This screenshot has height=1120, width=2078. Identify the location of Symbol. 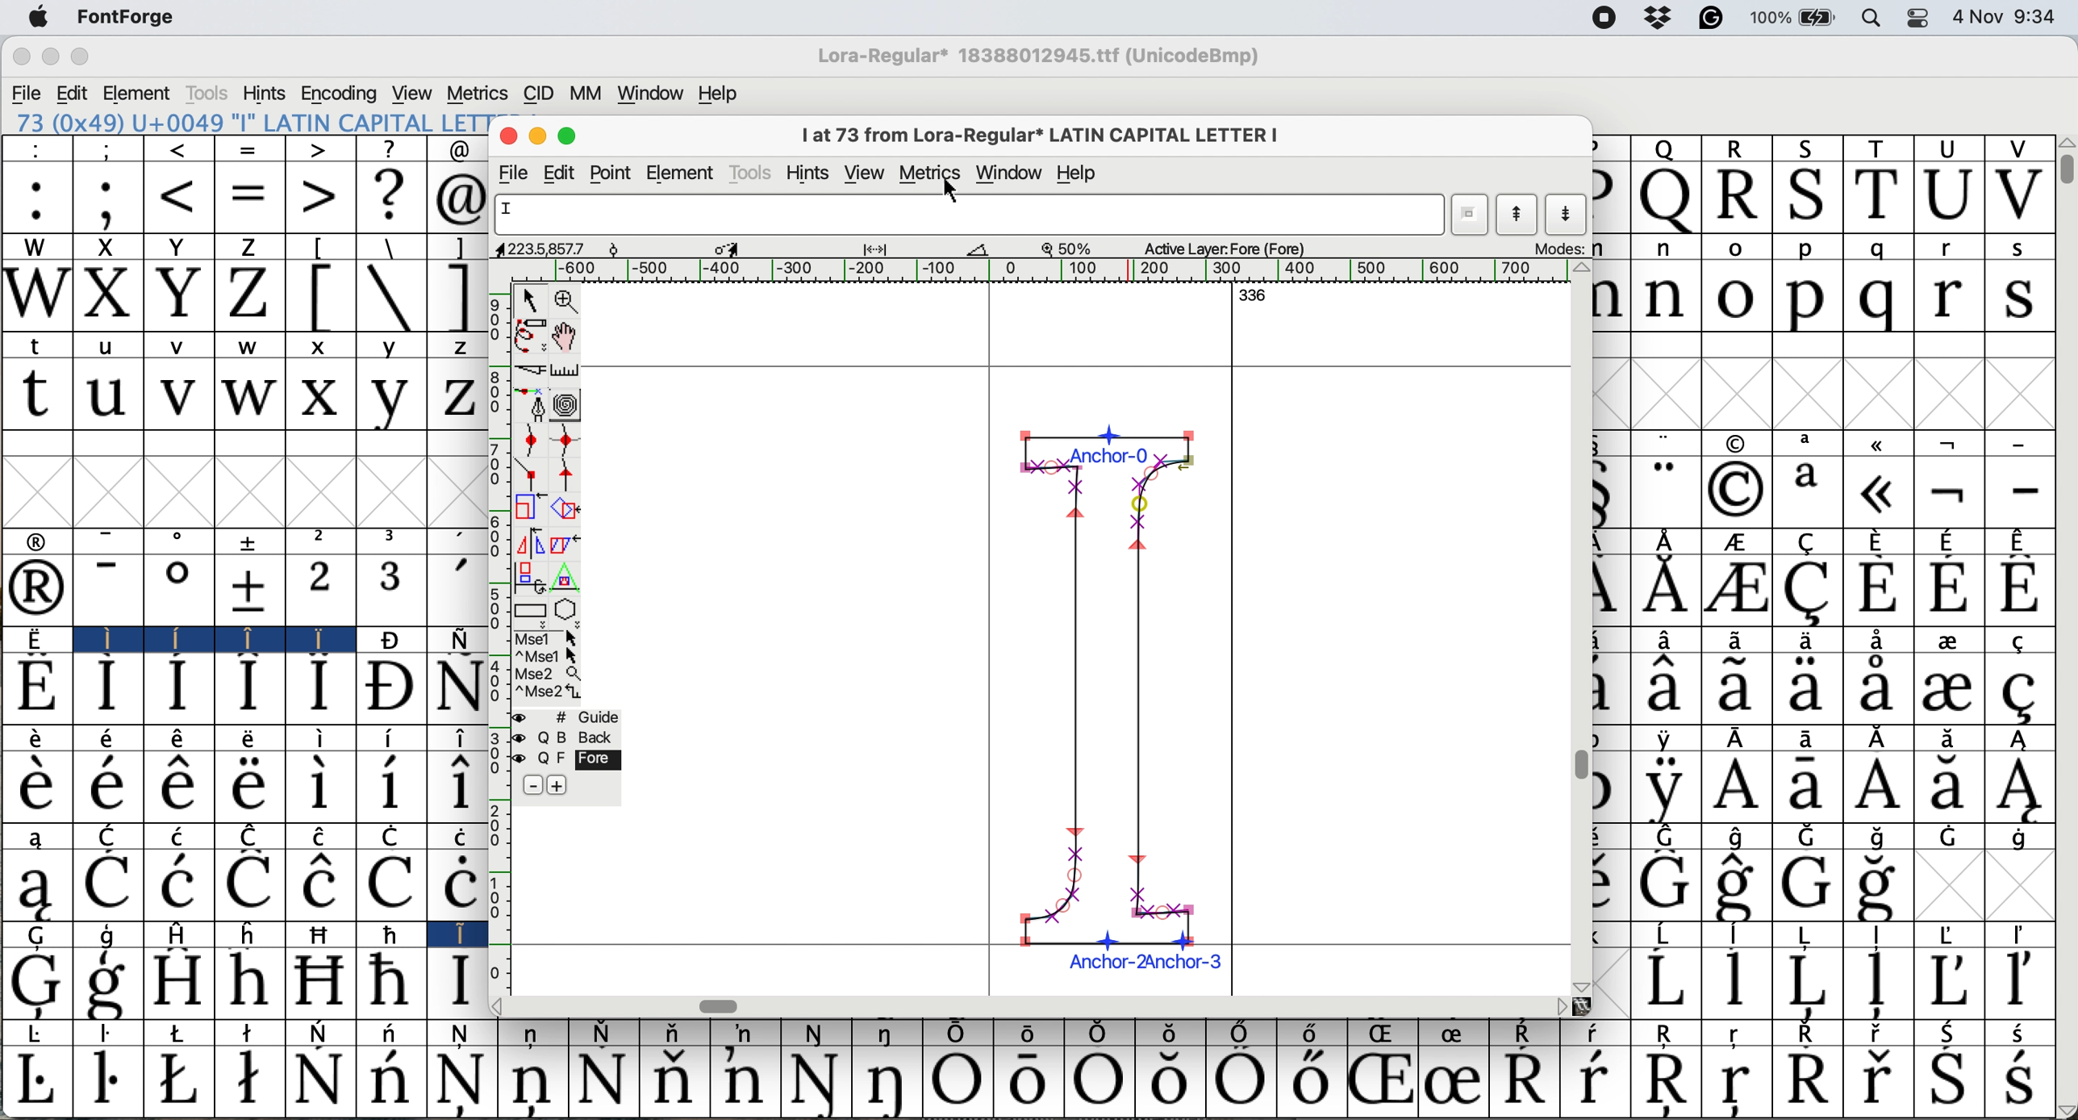
(1528, 1033).